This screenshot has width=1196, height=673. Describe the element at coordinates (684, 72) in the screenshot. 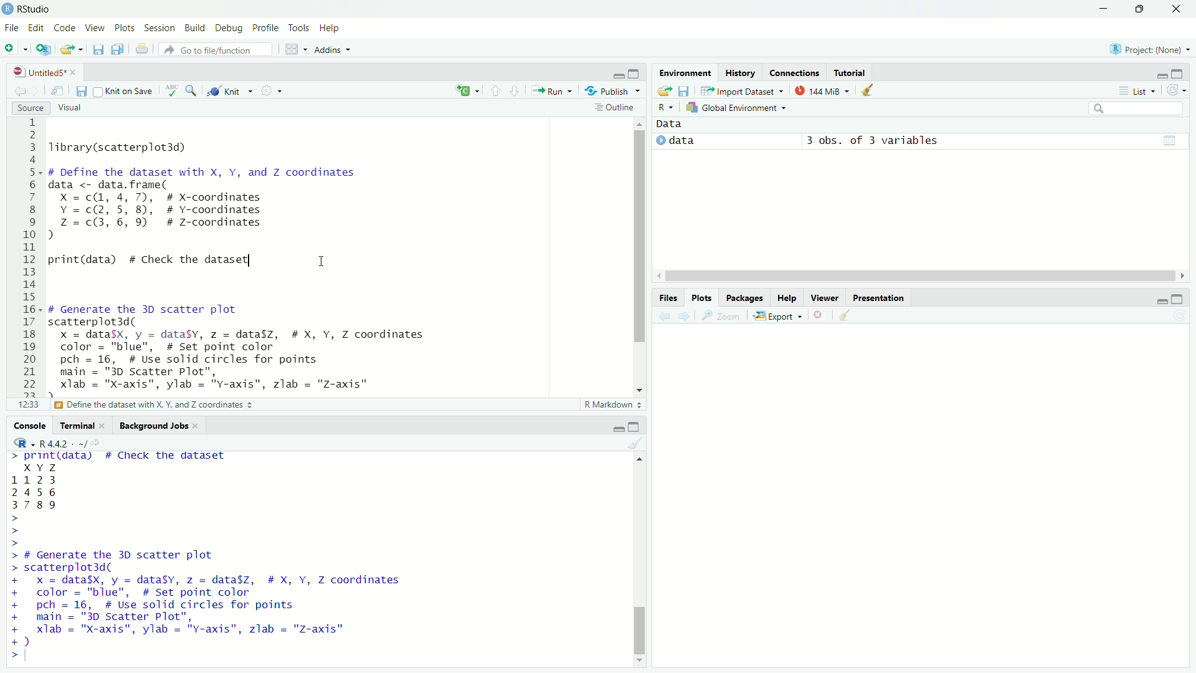

I see `environment` at that location.